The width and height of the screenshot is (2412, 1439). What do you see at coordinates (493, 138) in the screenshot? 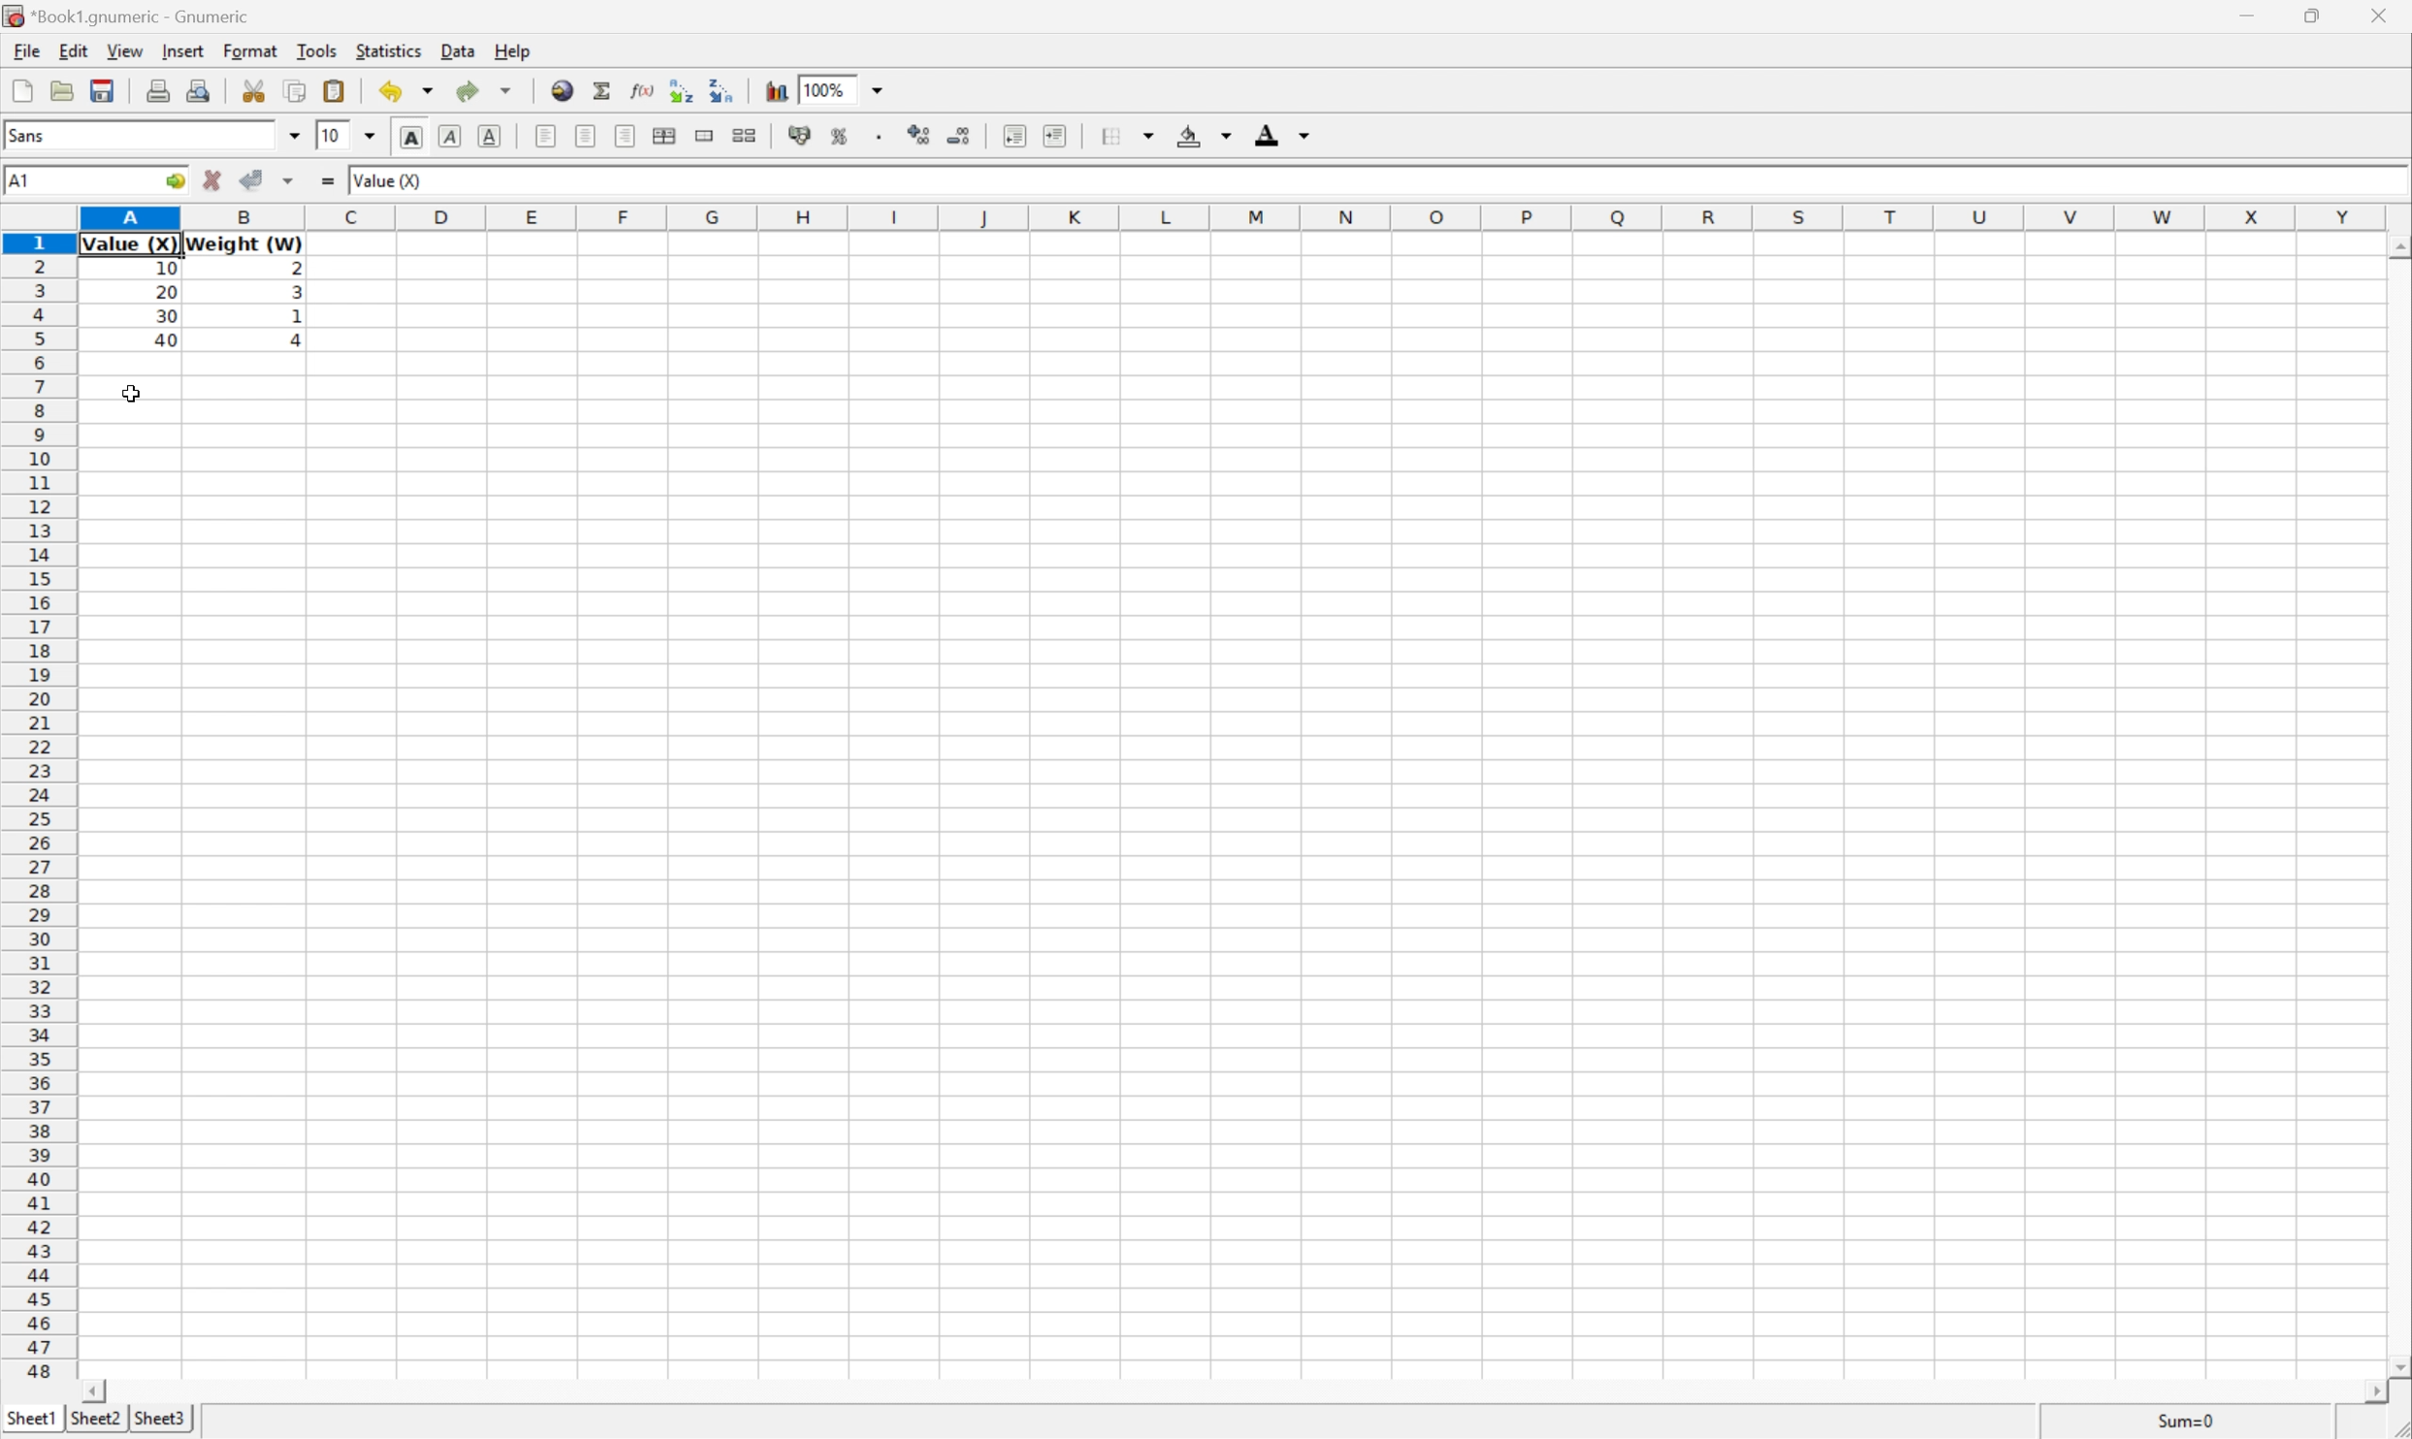
I see `Underline` at bounding box center [493, 138].